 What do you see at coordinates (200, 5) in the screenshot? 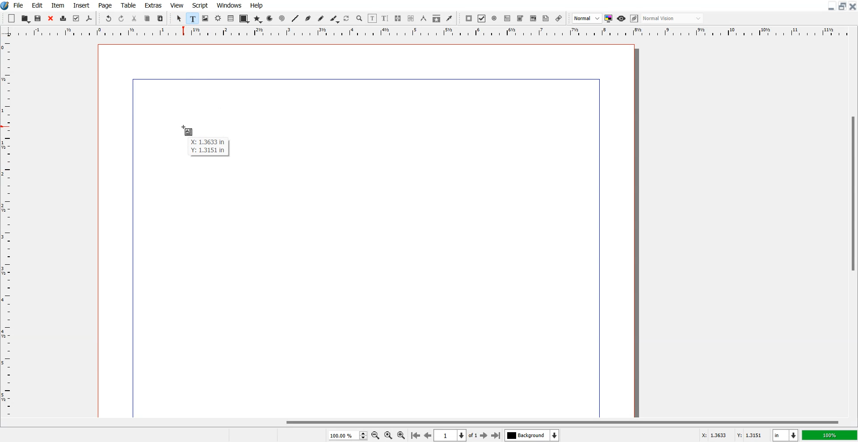
I see `Script` at bounding box center [200, 5].